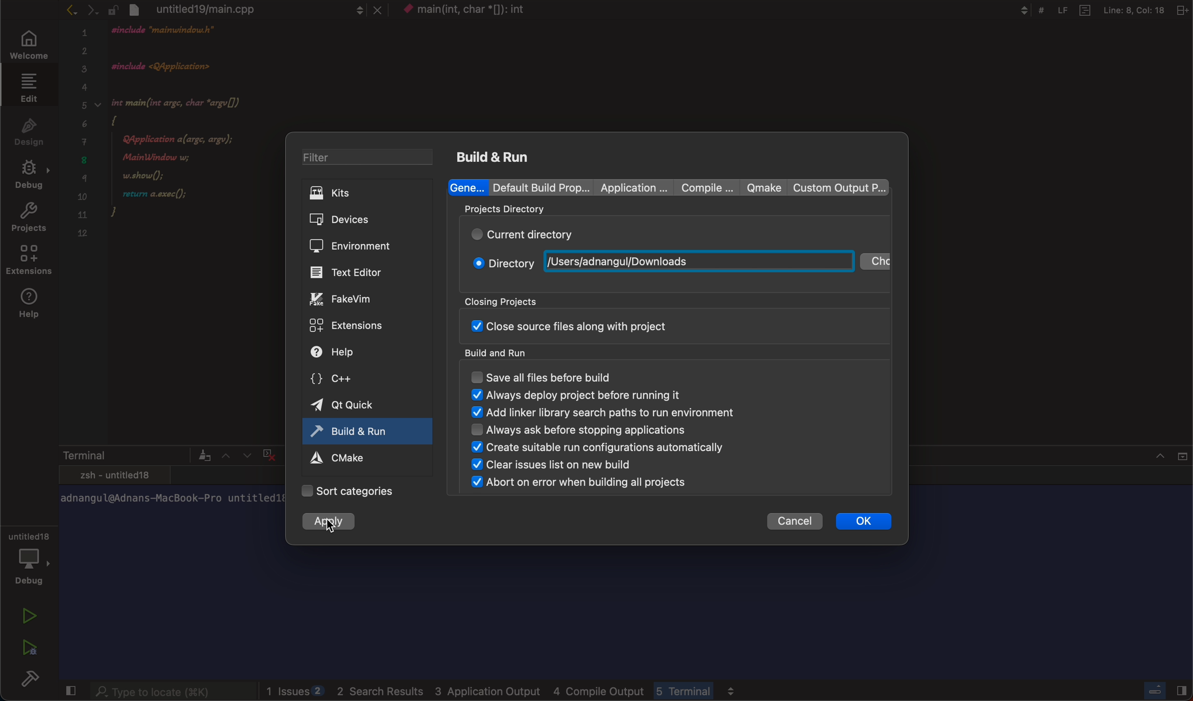 The height and width of the screenshot is (701, 1193). Describe the element at coordinates (506, 352) in the screenshot. I see `build and run ` at that location.